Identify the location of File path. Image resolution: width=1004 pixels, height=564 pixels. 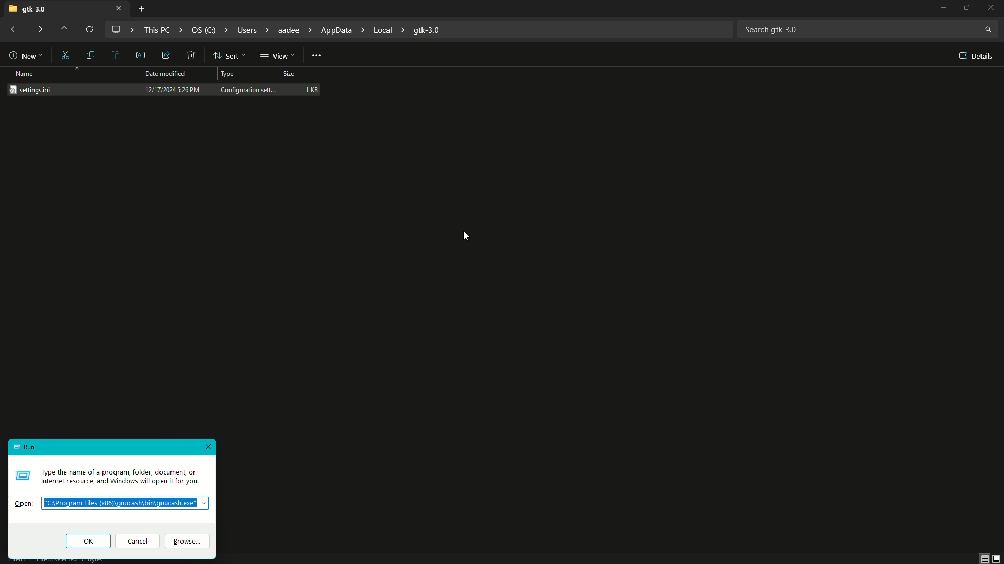
(282, 30).